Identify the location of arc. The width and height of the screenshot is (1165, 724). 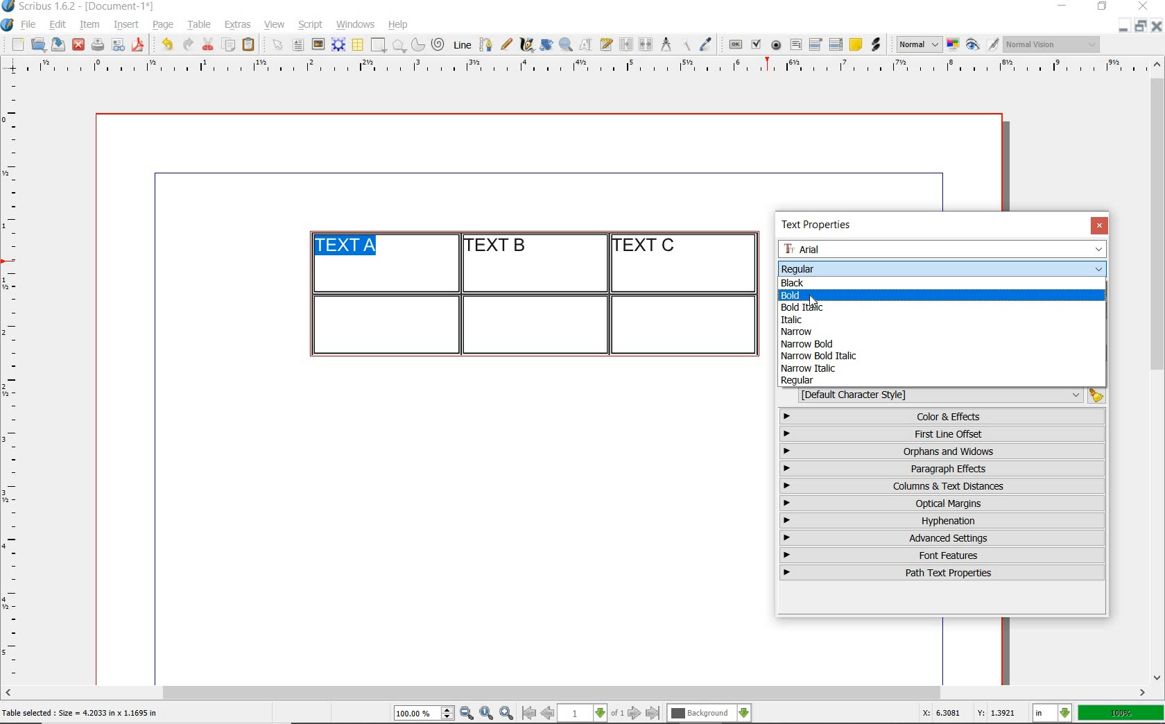
(417, 44).